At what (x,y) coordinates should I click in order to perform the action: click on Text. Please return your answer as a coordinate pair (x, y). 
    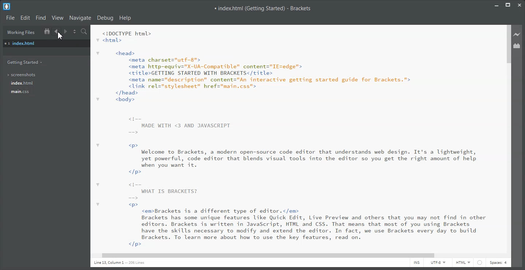
    Looking at the image, I should click on (121, 263).